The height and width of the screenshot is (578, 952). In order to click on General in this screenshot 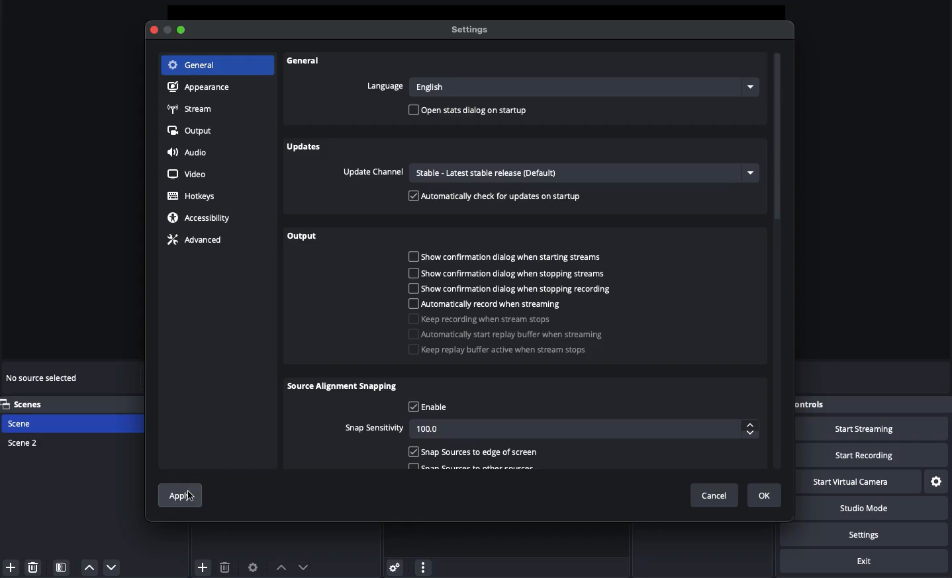, I will do `click(305, 64)`.